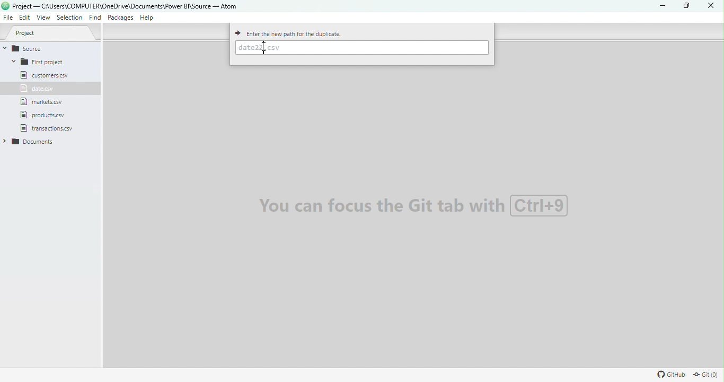 Image resolution: width=724 pixels, height=382 pixels. Describe the element at coordinates (25, 18) in the screenshot. I see `Edit` at that location.